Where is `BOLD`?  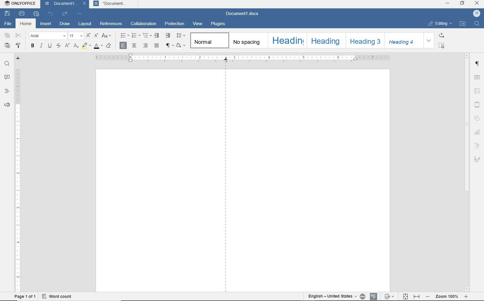
BOLD is located at coordinates (33, 46).